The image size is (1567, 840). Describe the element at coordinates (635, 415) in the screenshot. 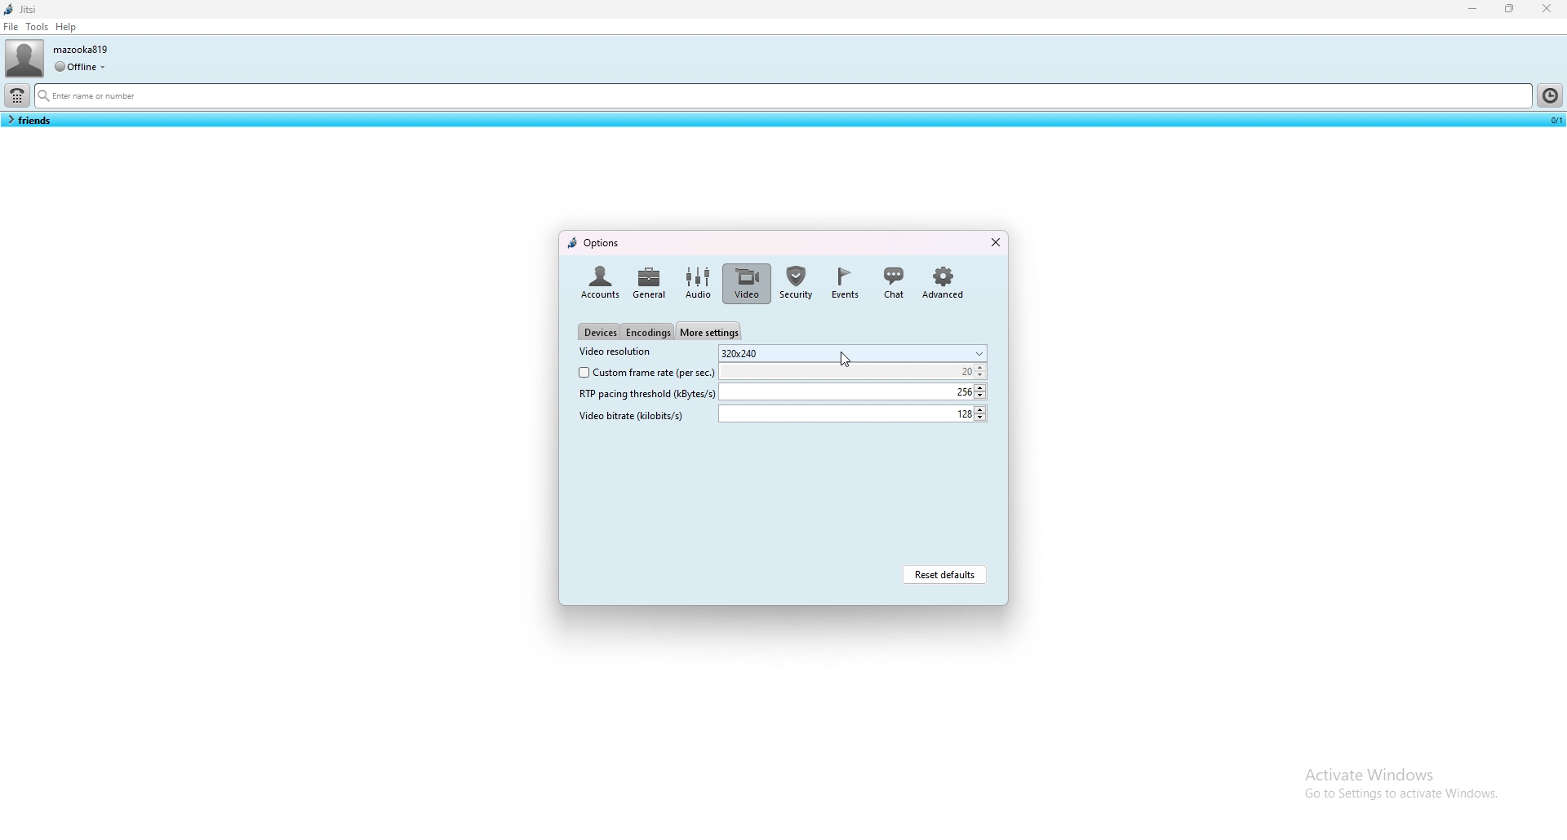

I see `video bitrate` at that location.